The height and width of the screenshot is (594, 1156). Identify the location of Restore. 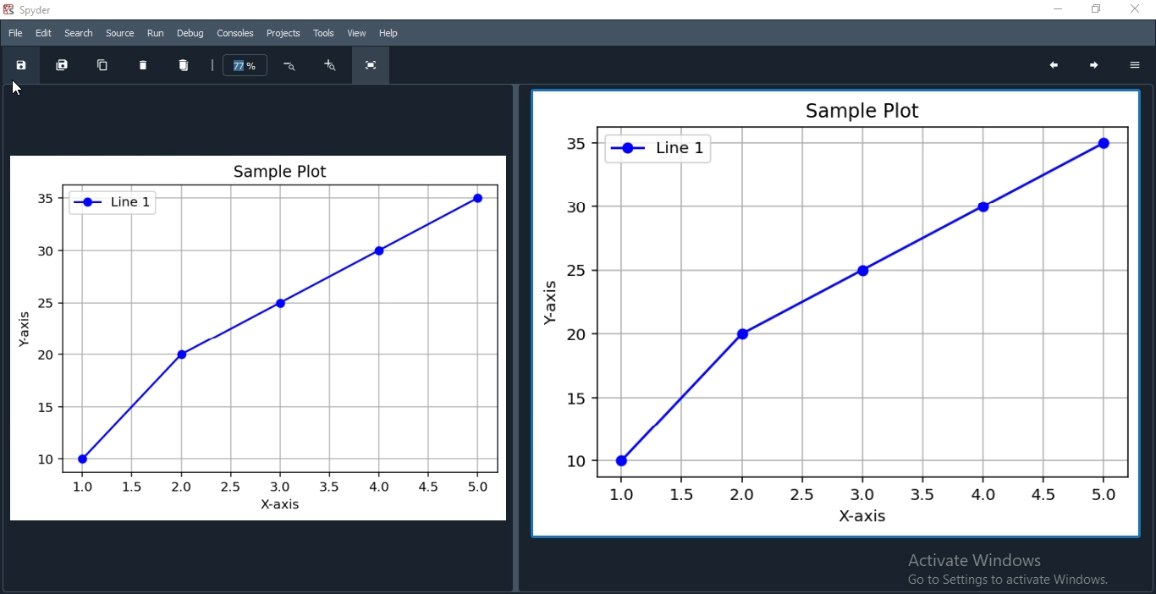
(1091, 8).